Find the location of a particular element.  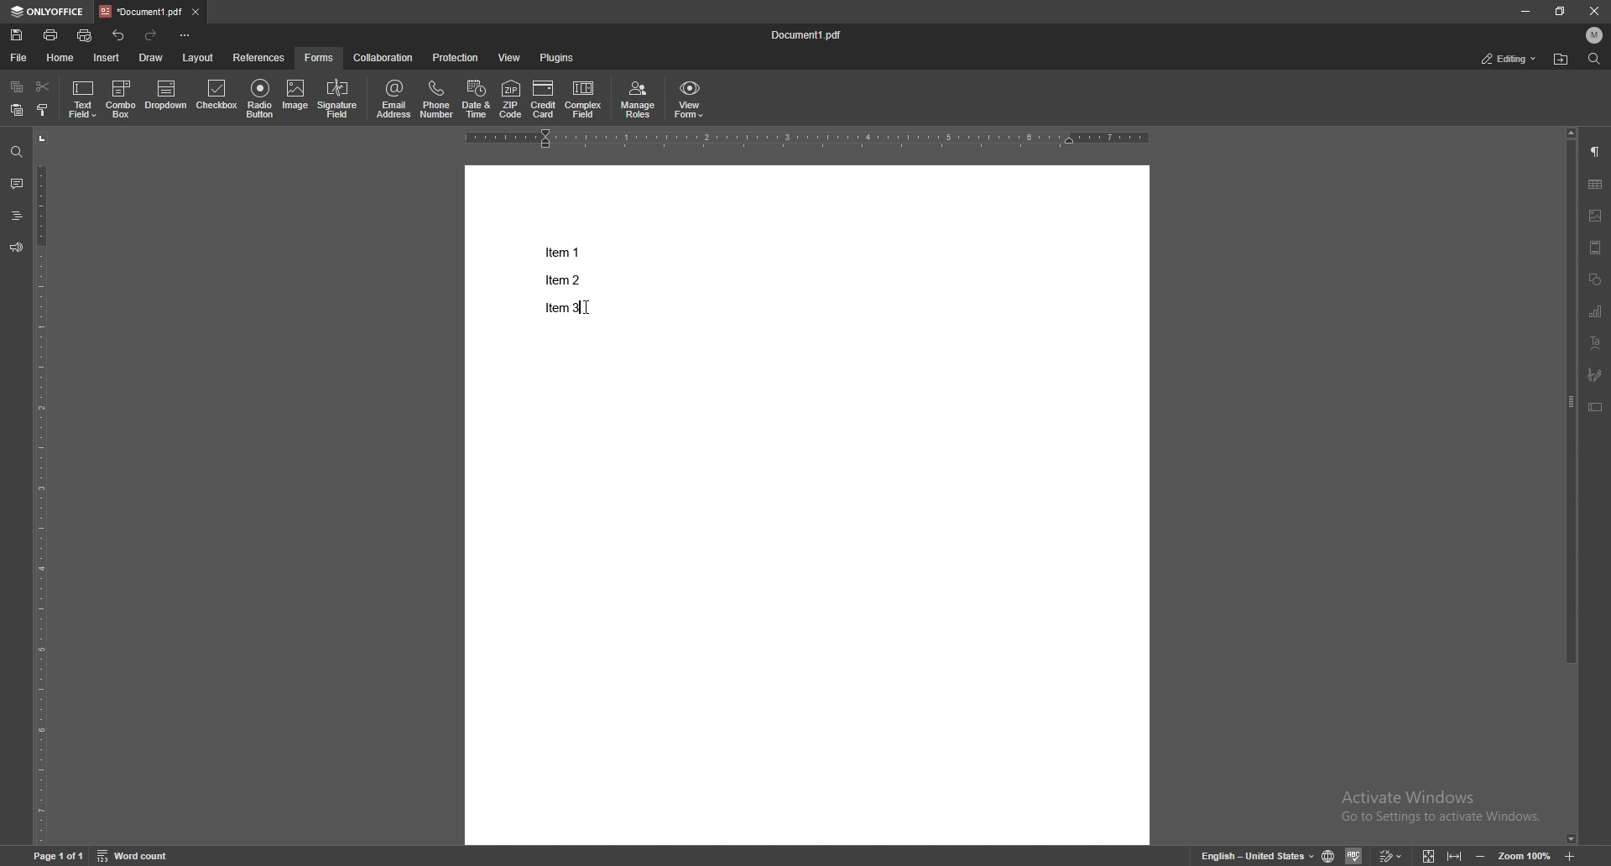

text box is located at coordinates (1597, 407).